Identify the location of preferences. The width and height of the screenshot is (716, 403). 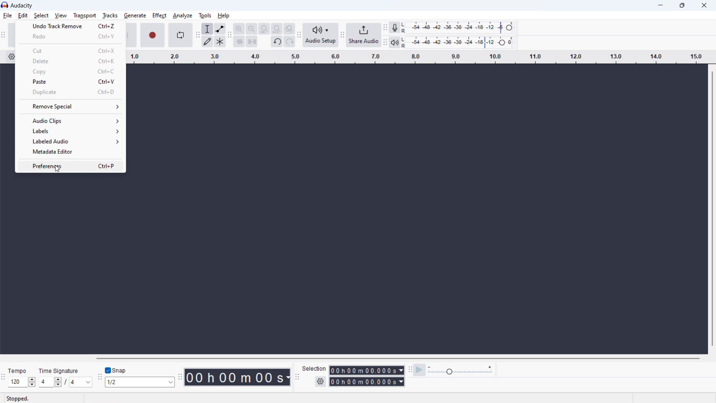
(70, 166).